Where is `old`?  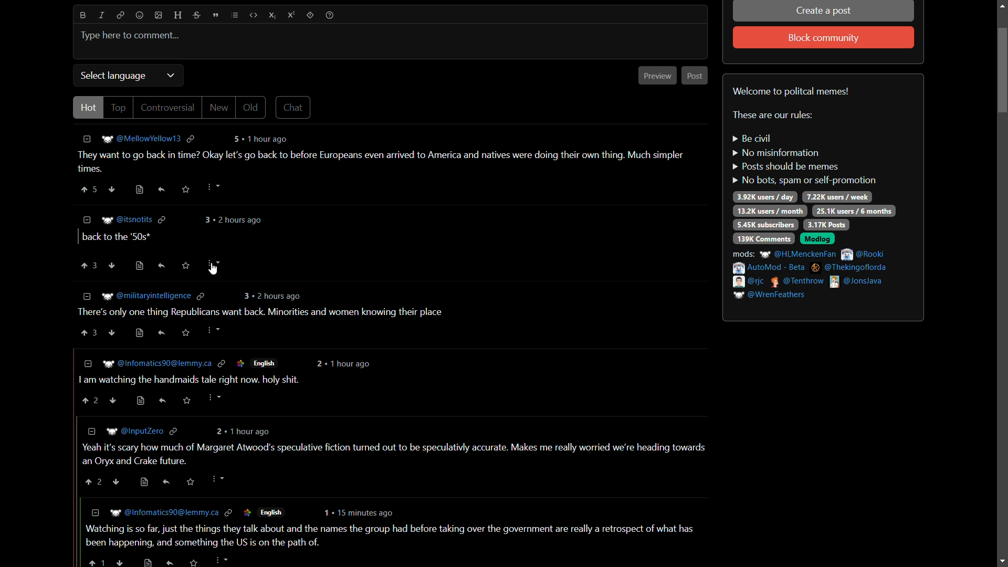 old is located at coordinates (253, 108).